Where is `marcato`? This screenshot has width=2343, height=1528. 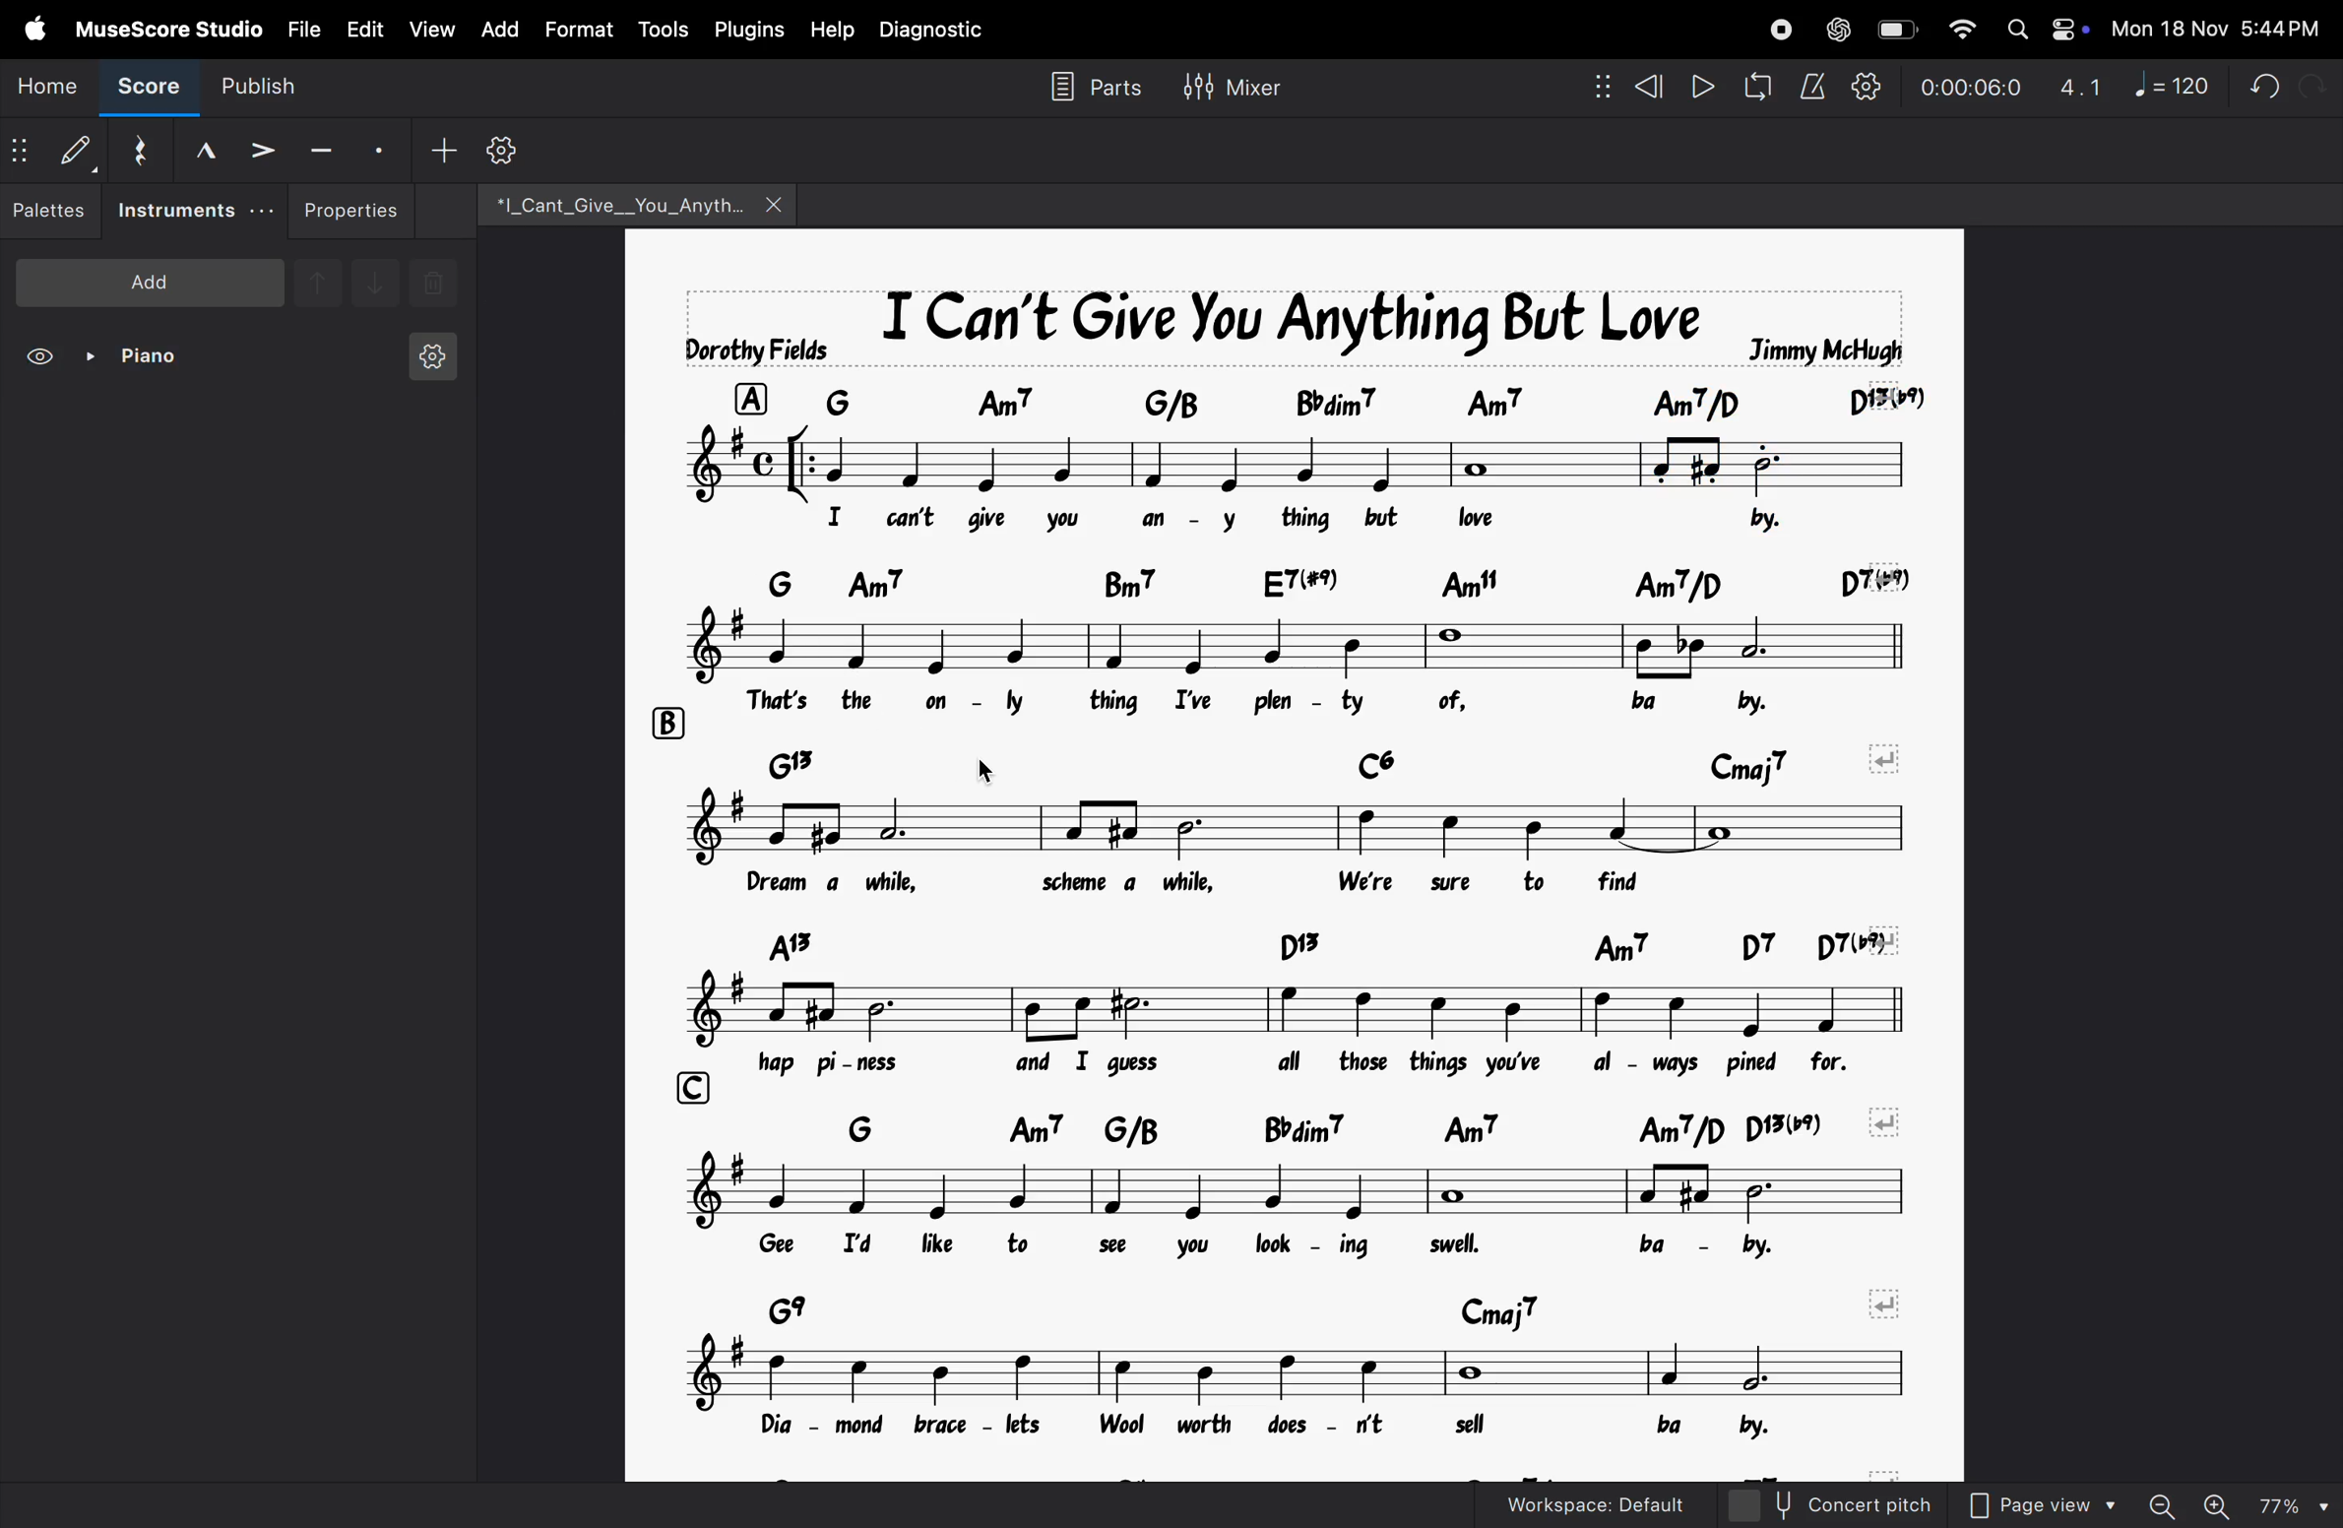
marcato is located at coordinates (210, 150).